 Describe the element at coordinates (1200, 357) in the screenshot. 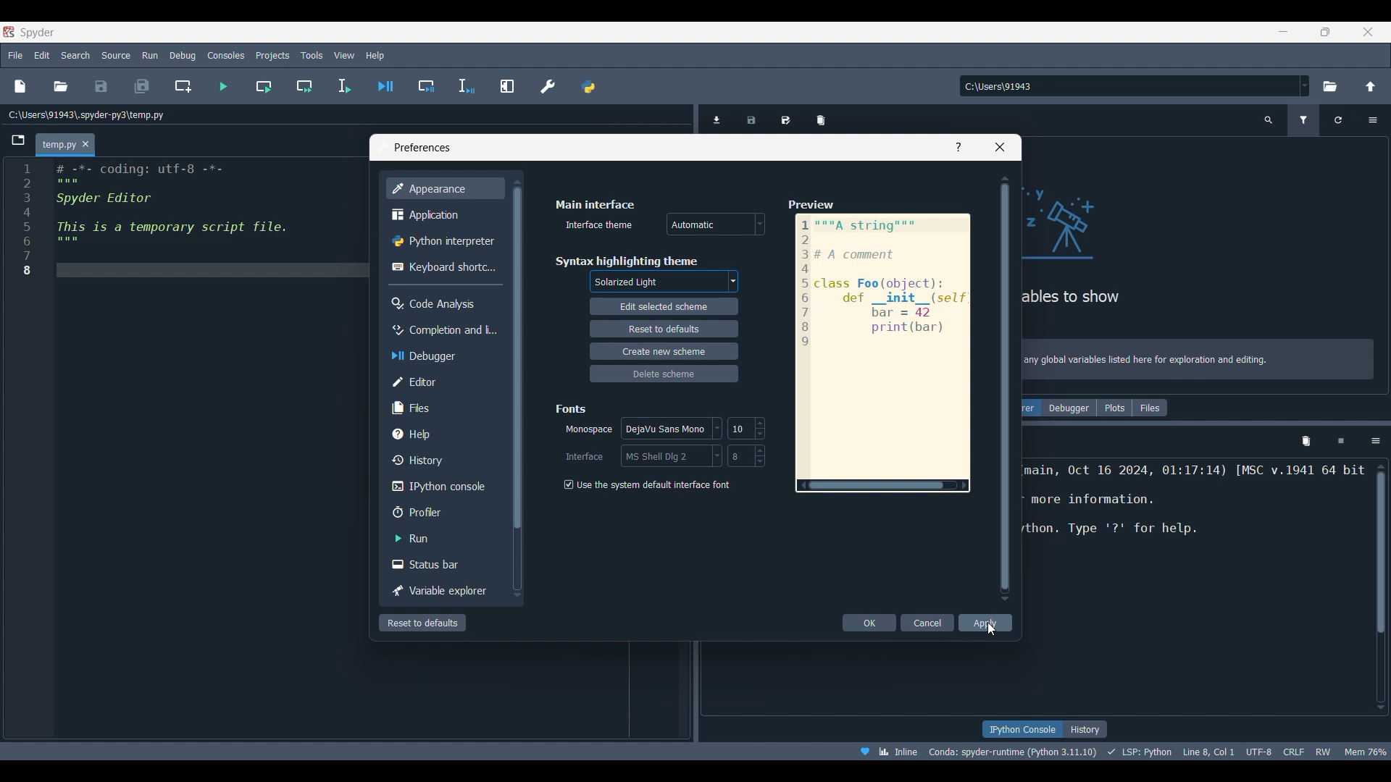

I see `notice` at that location.